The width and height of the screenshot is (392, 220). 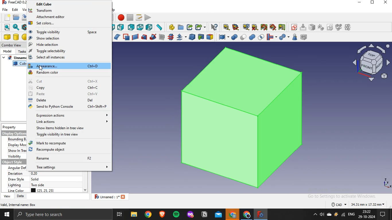 I want to click on google chrome, so click(x=148, y=215).